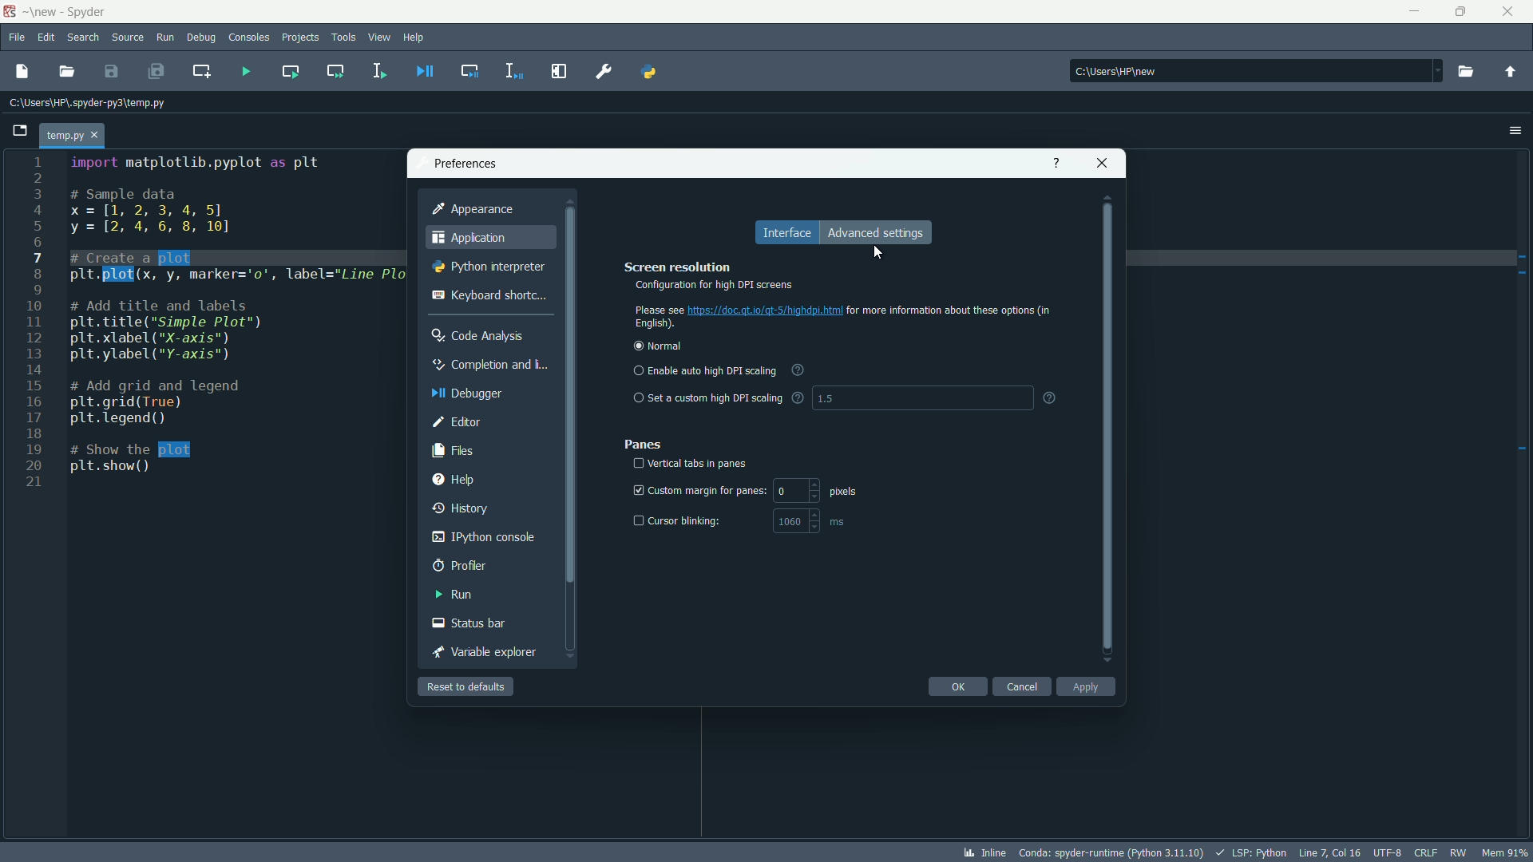 The image size is (1533, 862). What do you see at coordinates (659, 348) in the screenshot?
I see `normal` at bounding box center [659, 348].